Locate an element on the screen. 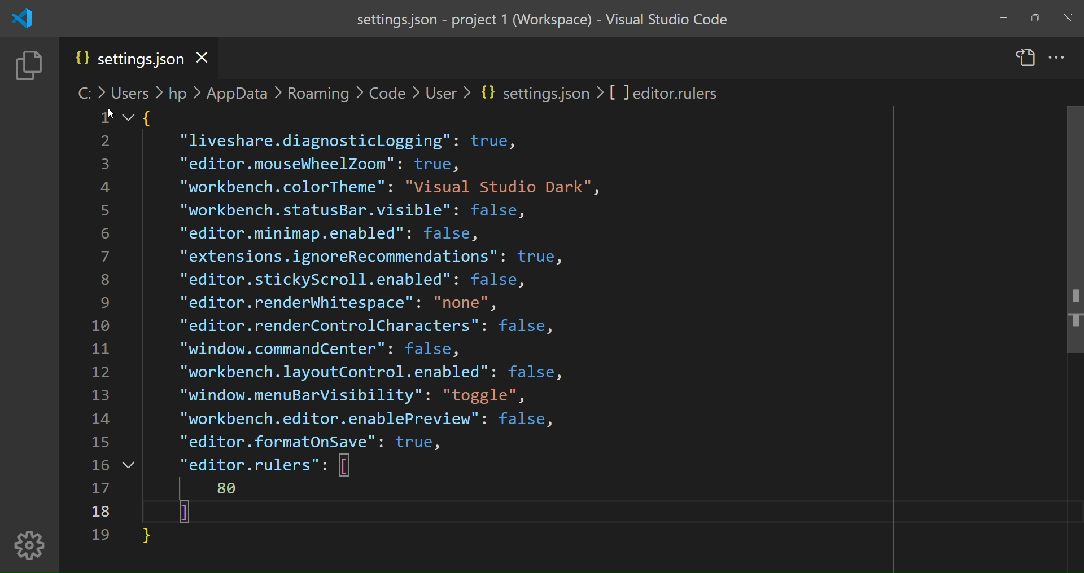 This screenshot has height=573, width=1084. more actions is located at coordinates (1057, 56).